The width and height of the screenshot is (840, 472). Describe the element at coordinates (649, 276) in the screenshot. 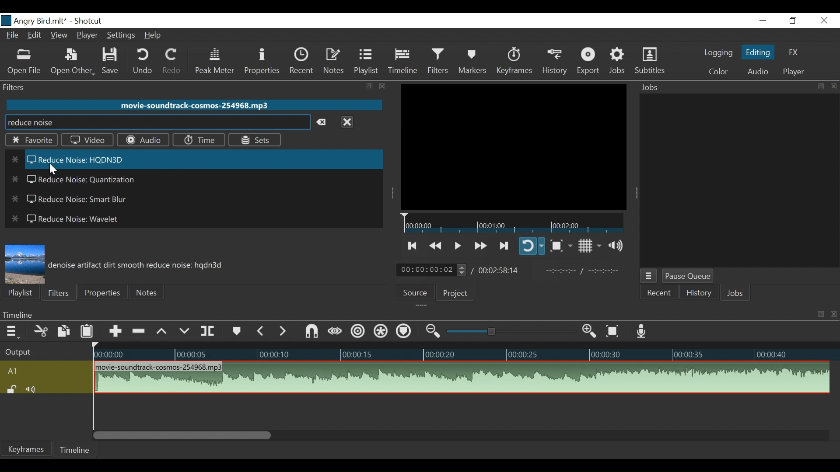

I see `Jobs menu` at that location.